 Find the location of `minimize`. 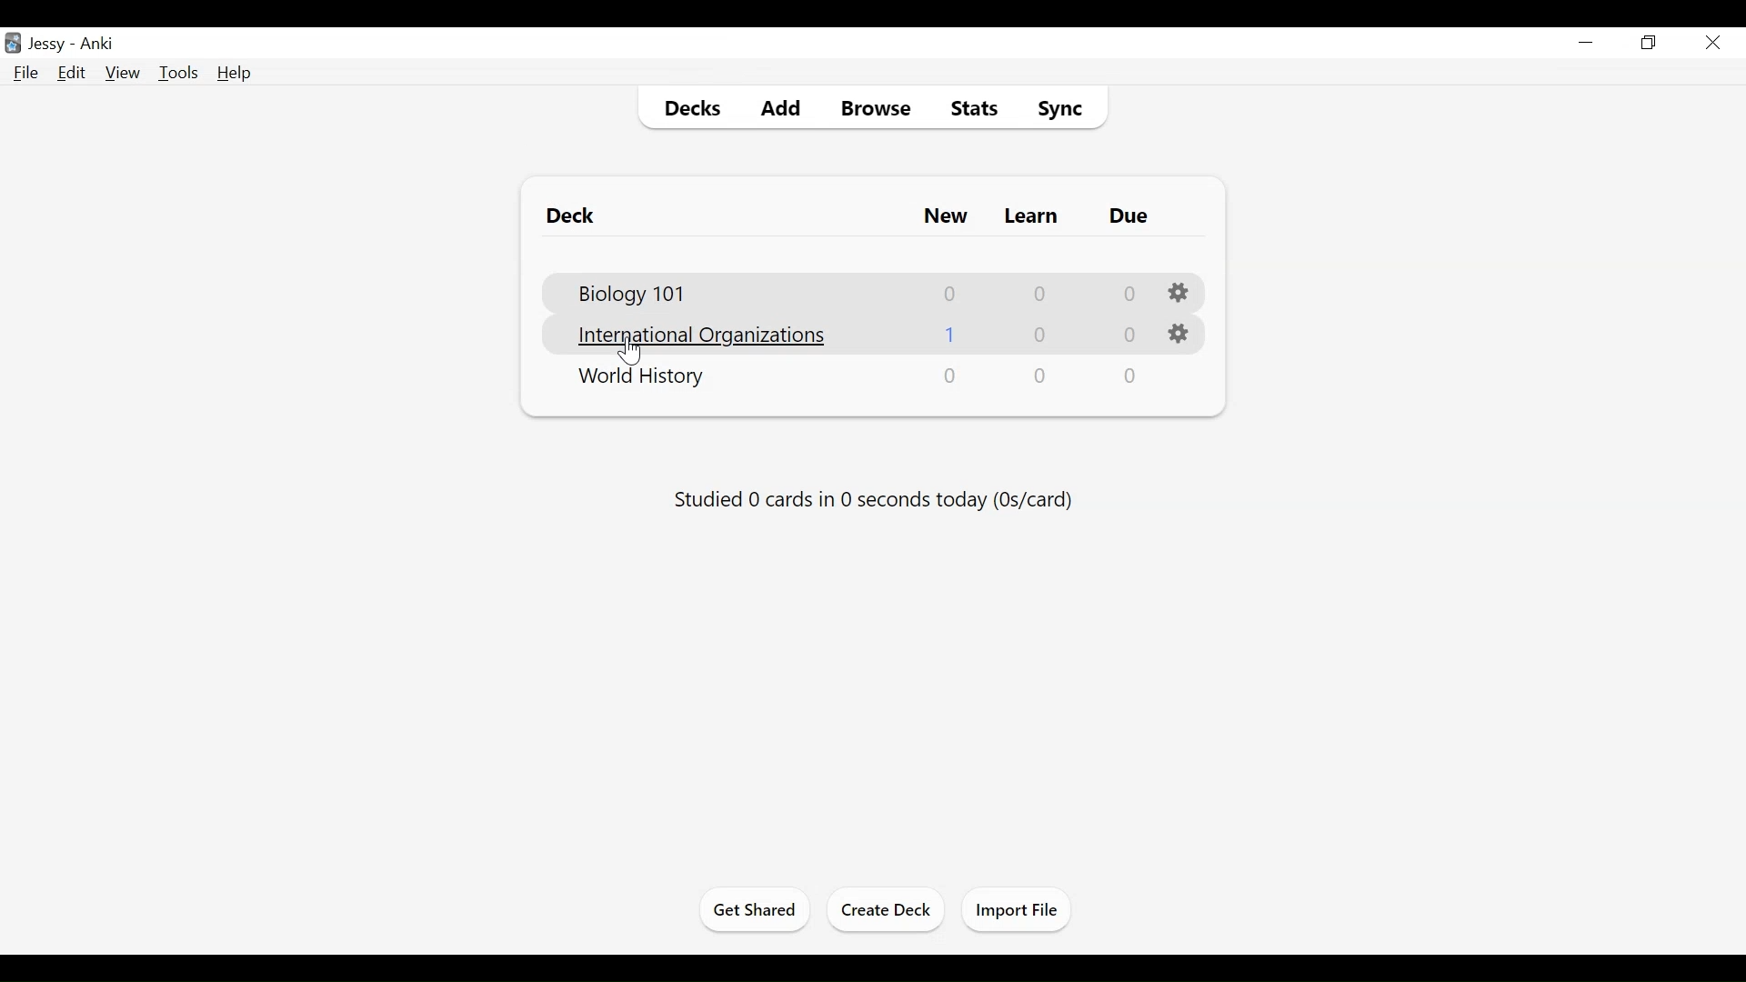

minimize is located at coordinates (1586, 43).